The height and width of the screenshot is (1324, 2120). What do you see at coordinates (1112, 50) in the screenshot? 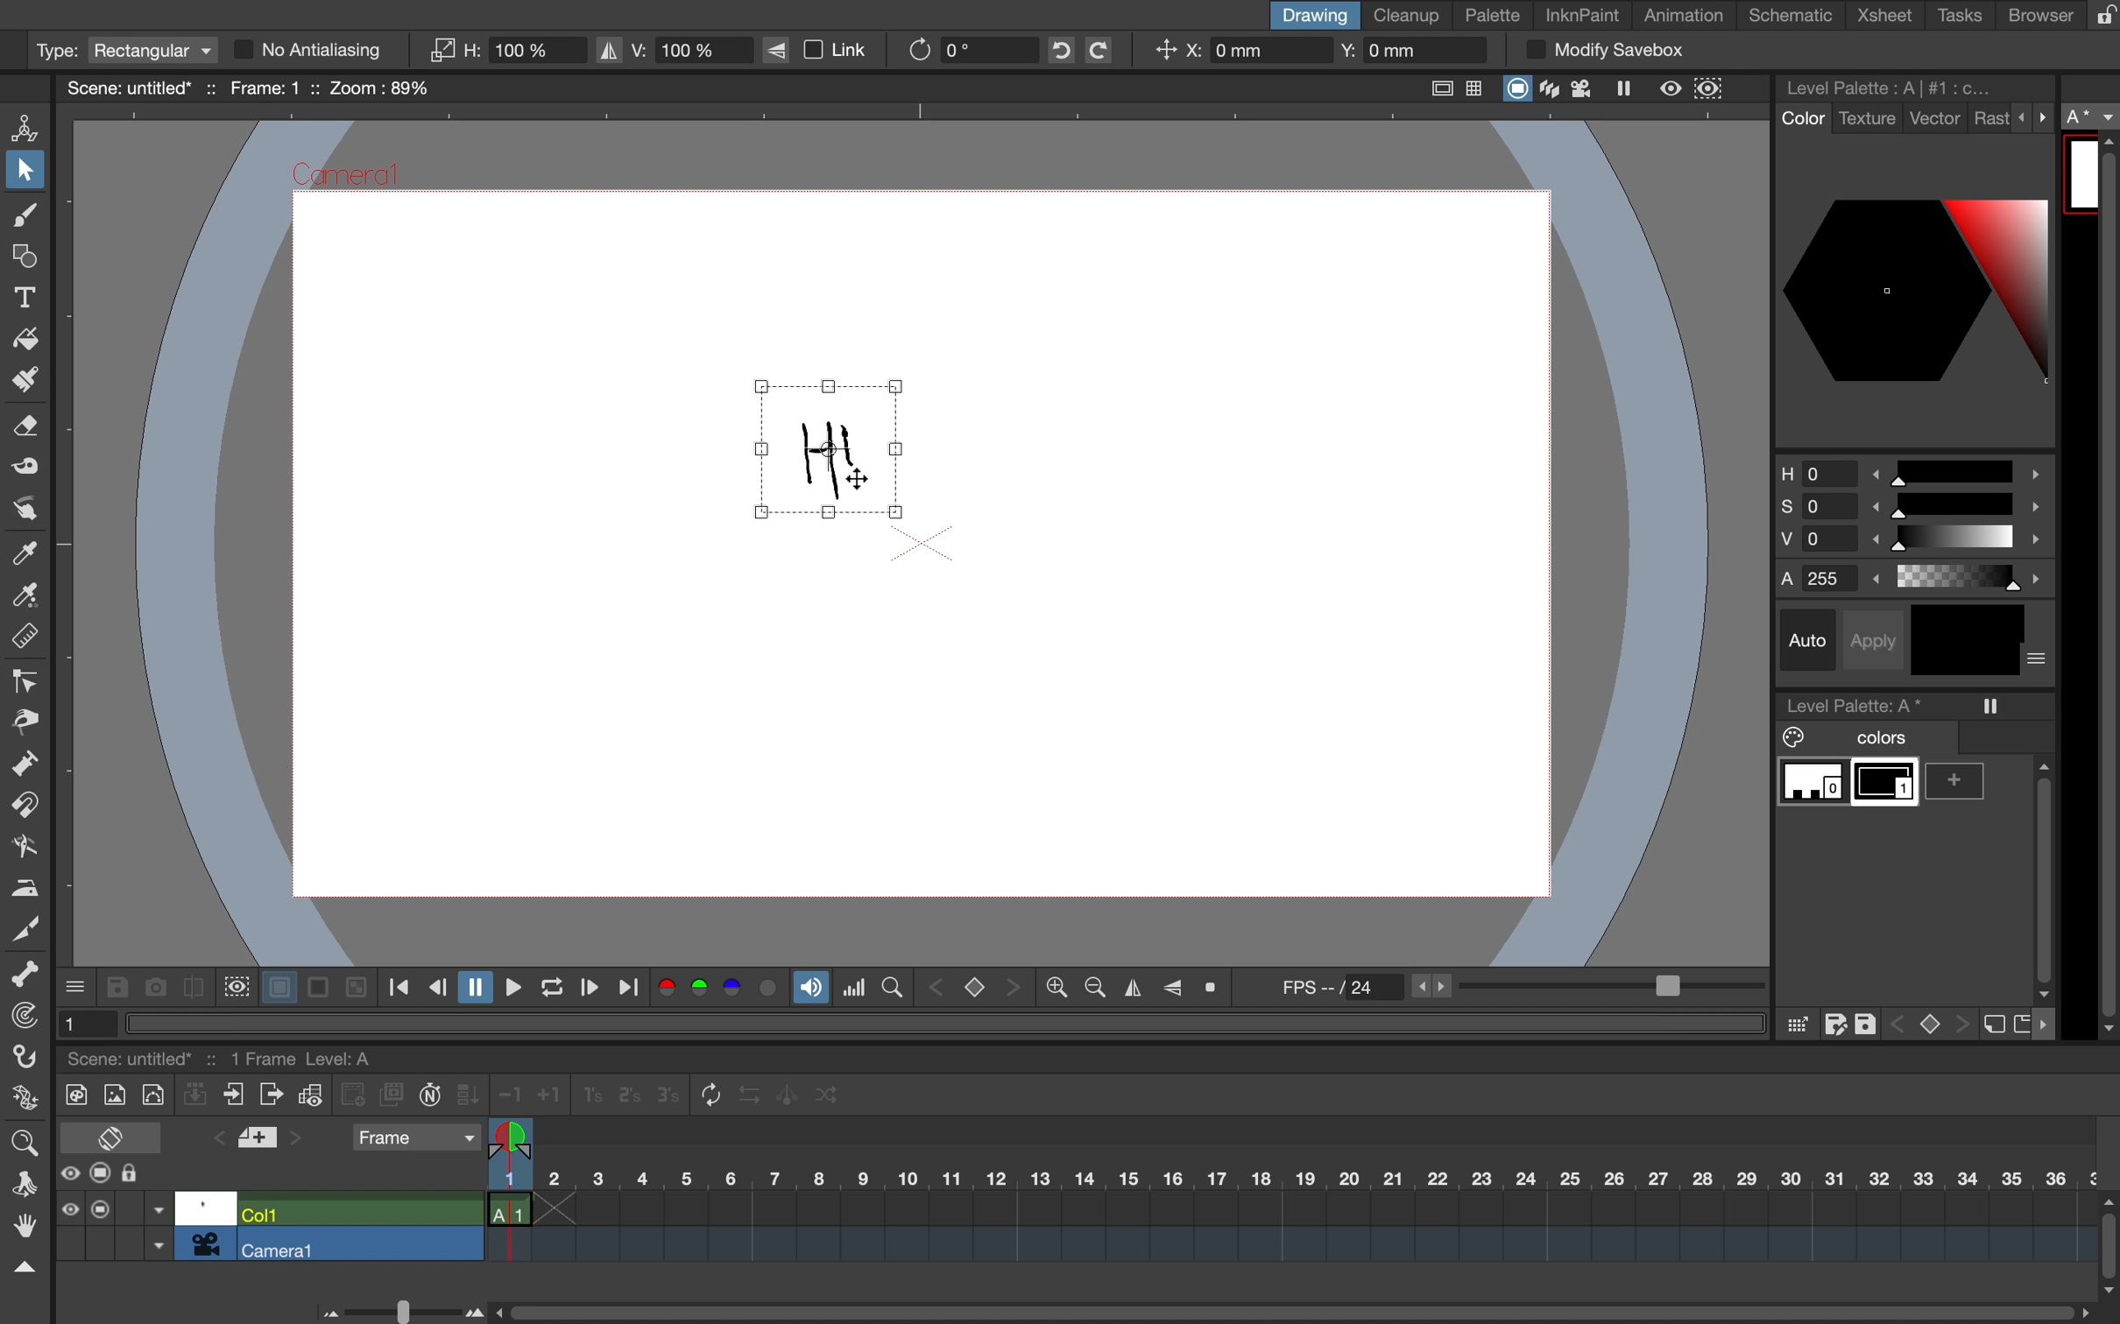
I see `redo` at bounding box center [1112, 50].